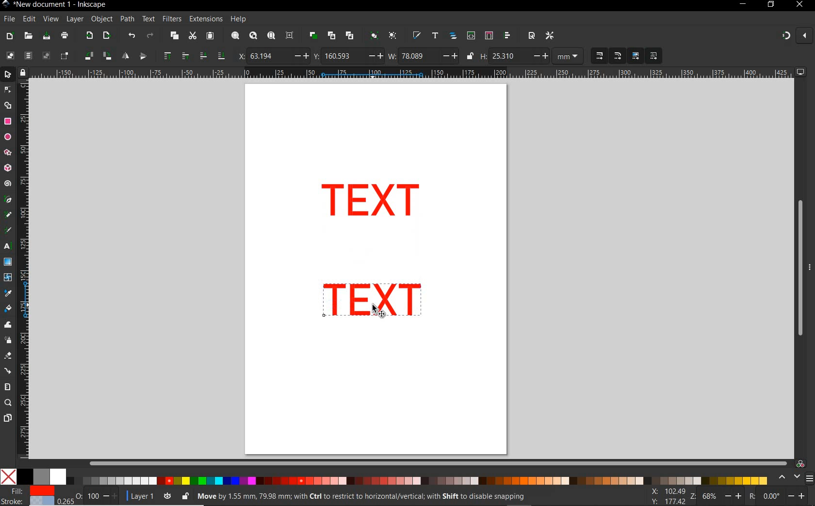 The height and width of the screenshot is (506, 815). I want to click on spray tool, so click(8, 340).